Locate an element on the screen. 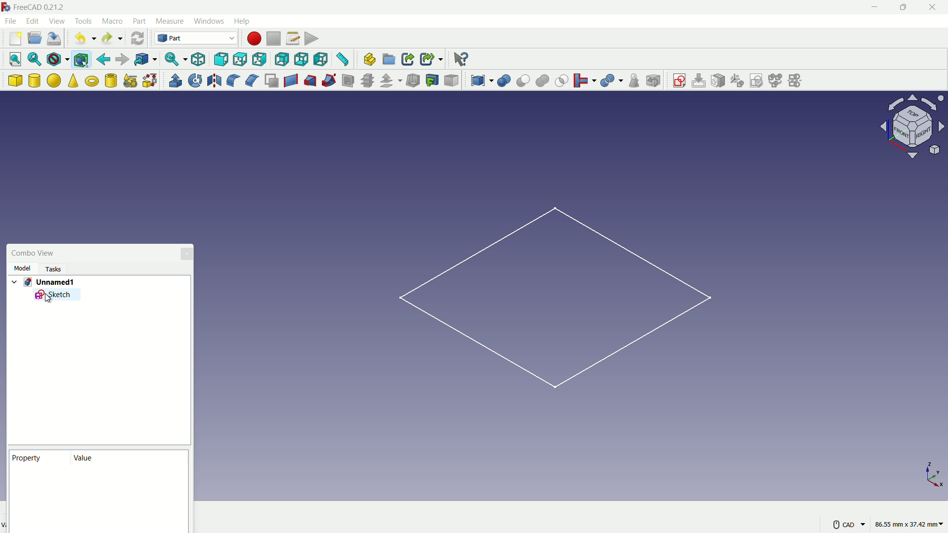  fit all is located at coordinates (16, 59).